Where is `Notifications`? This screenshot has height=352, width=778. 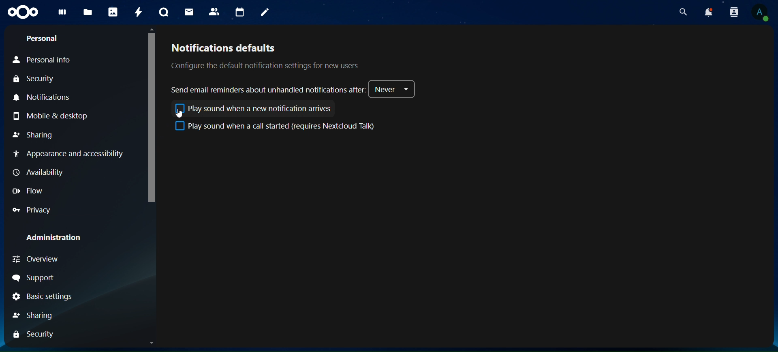
Notifications is located at coordinates (47, 98).